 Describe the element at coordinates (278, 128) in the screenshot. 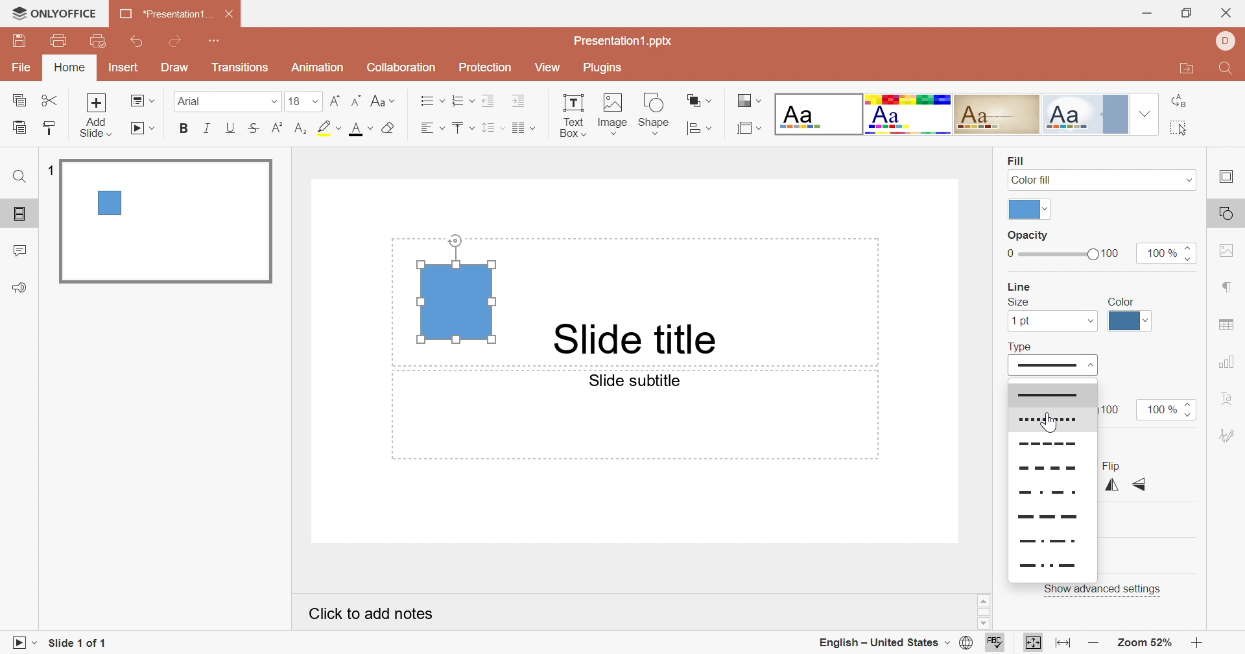

I see `Superscript` at that location.